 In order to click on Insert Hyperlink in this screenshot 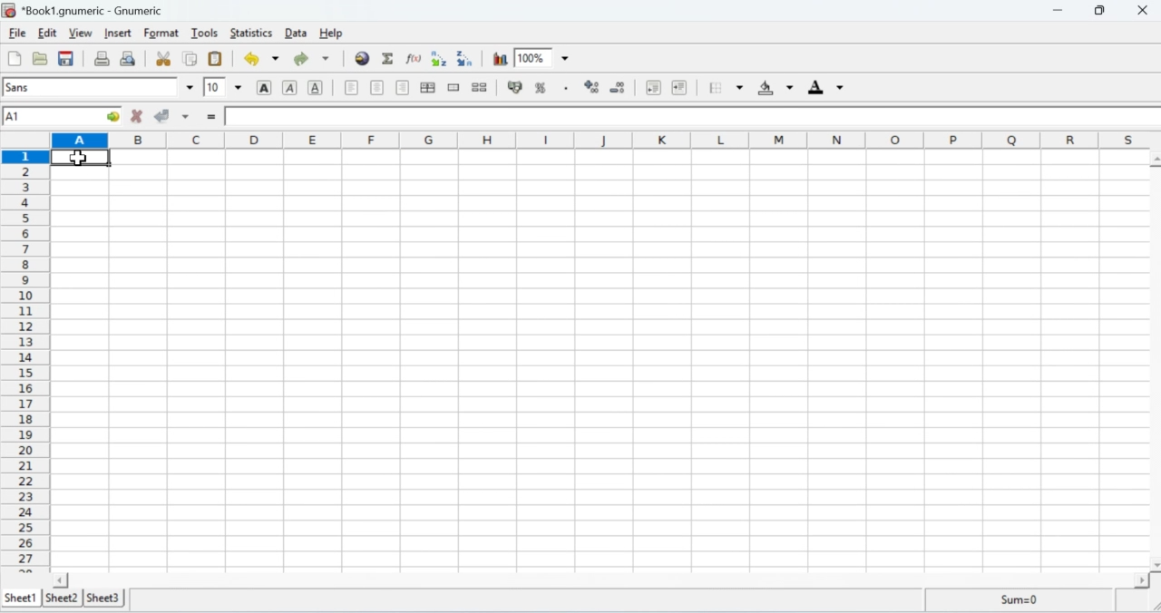, I will do `click(363, 58)`.